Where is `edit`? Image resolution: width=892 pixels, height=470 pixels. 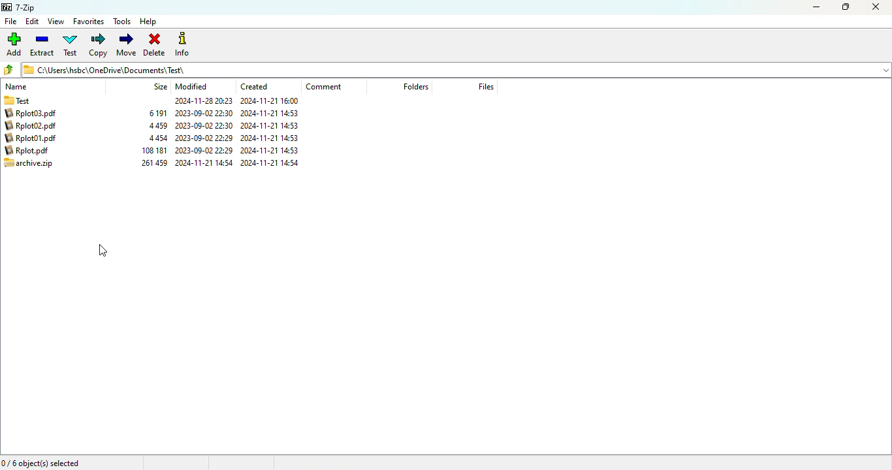
edit is located at coordinates (33, 22).